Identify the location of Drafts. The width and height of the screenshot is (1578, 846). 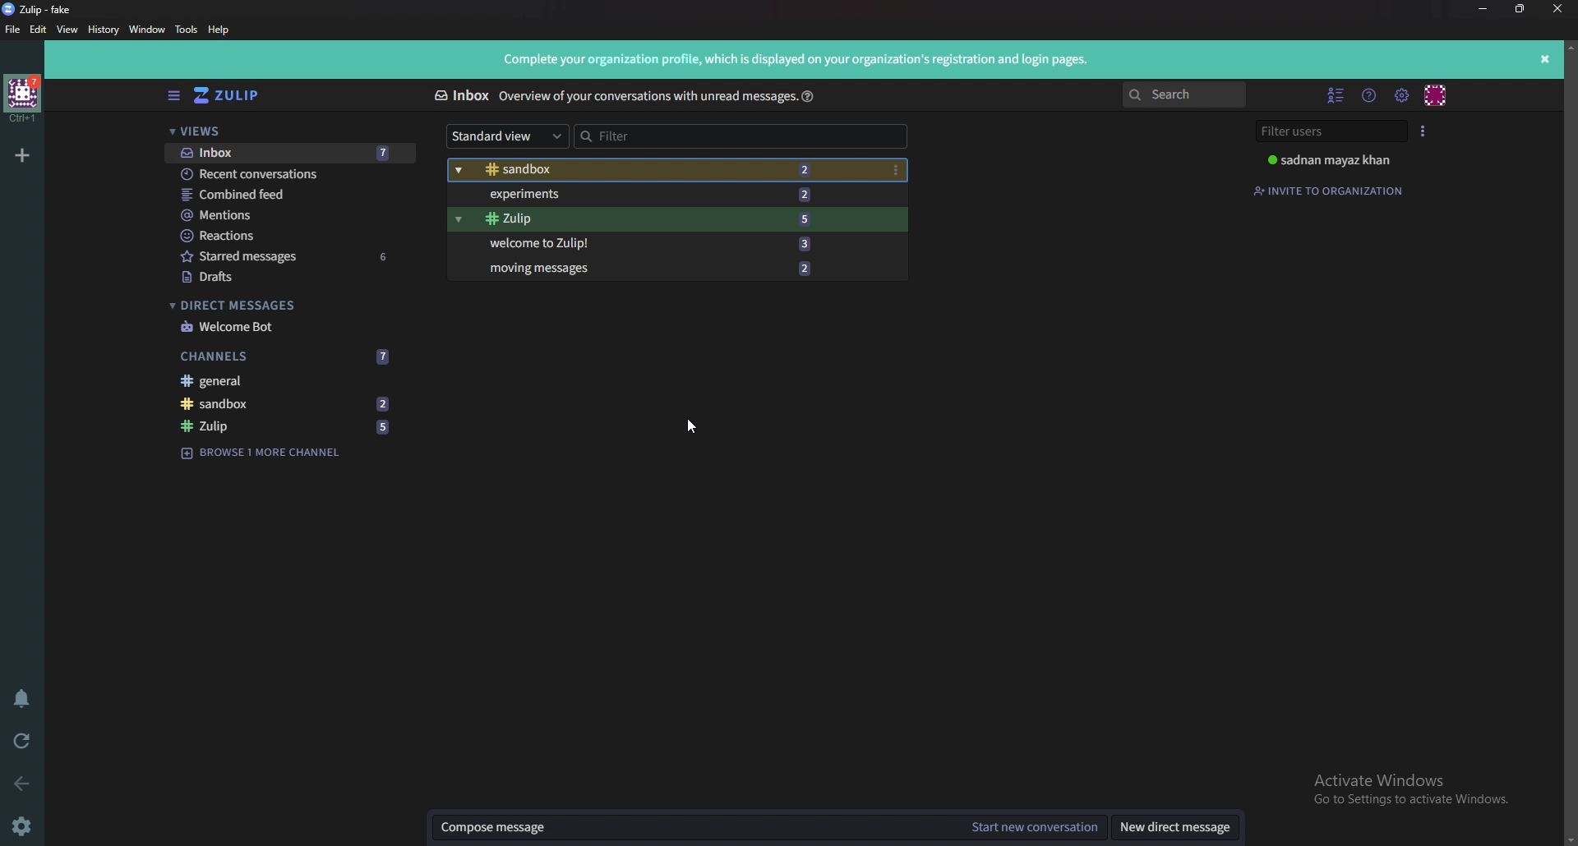
(293, 277).